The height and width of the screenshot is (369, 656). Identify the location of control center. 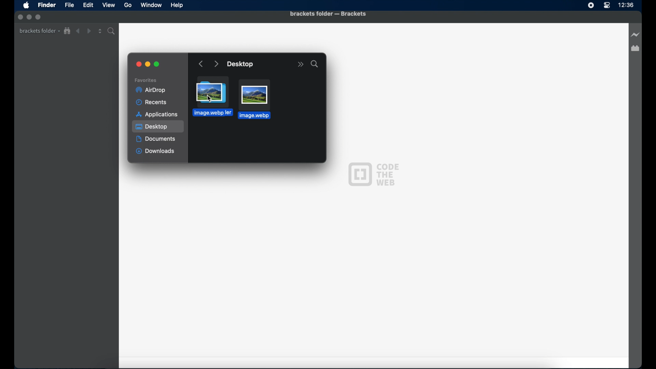
(607, 5).